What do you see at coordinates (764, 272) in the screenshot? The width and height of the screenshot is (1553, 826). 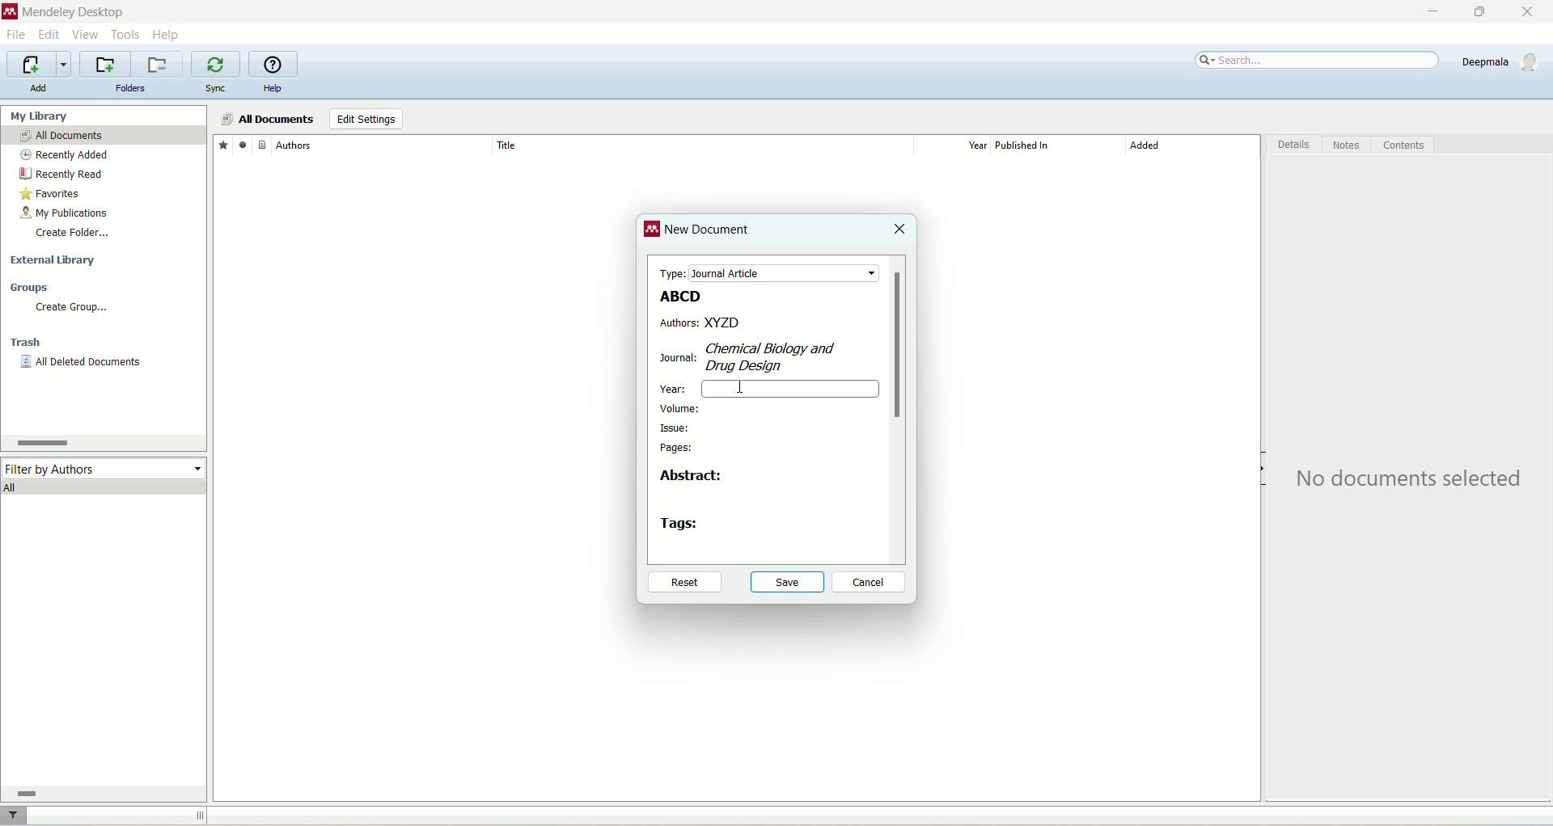 I see `type` at bounding box center [764, 272].